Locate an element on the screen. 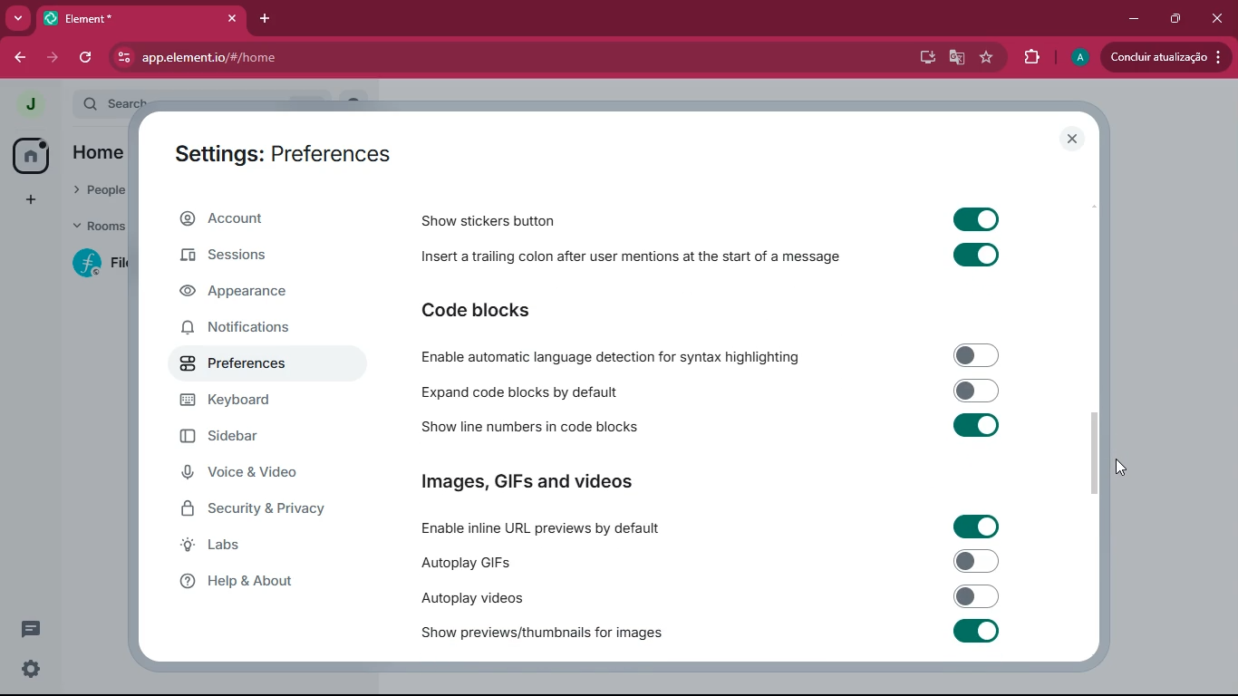  automatic is located at coordinates (616, 356).